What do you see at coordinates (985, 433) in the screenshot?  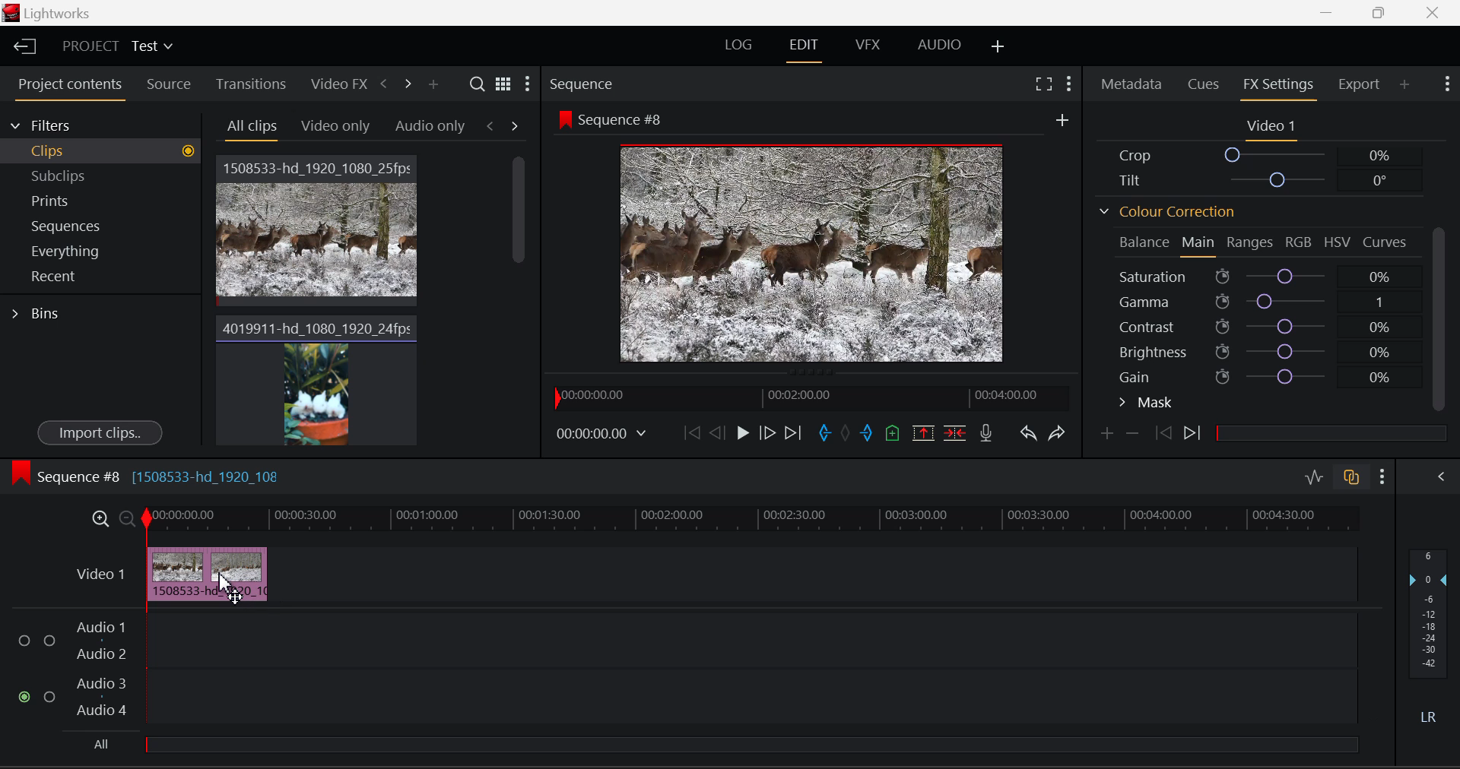 I see `Record Voice-over` at bounding box center [985, 433].